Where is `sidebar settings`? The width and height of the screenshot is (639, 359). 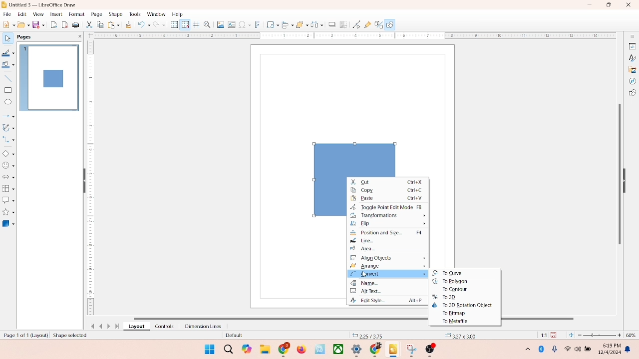
sidebar settings is located at coordinates (632, 36).